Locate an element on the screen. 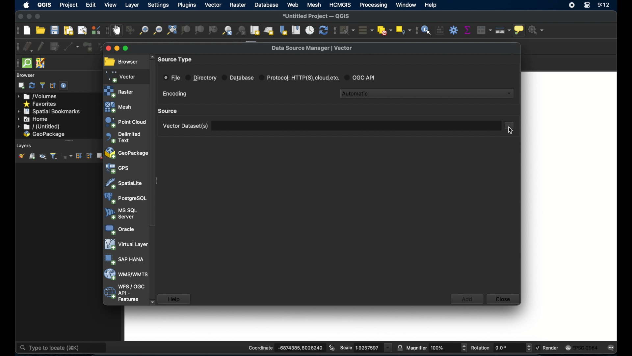 This screenshot has width=632, height=356. select by location is located at coordinates (404, 30).